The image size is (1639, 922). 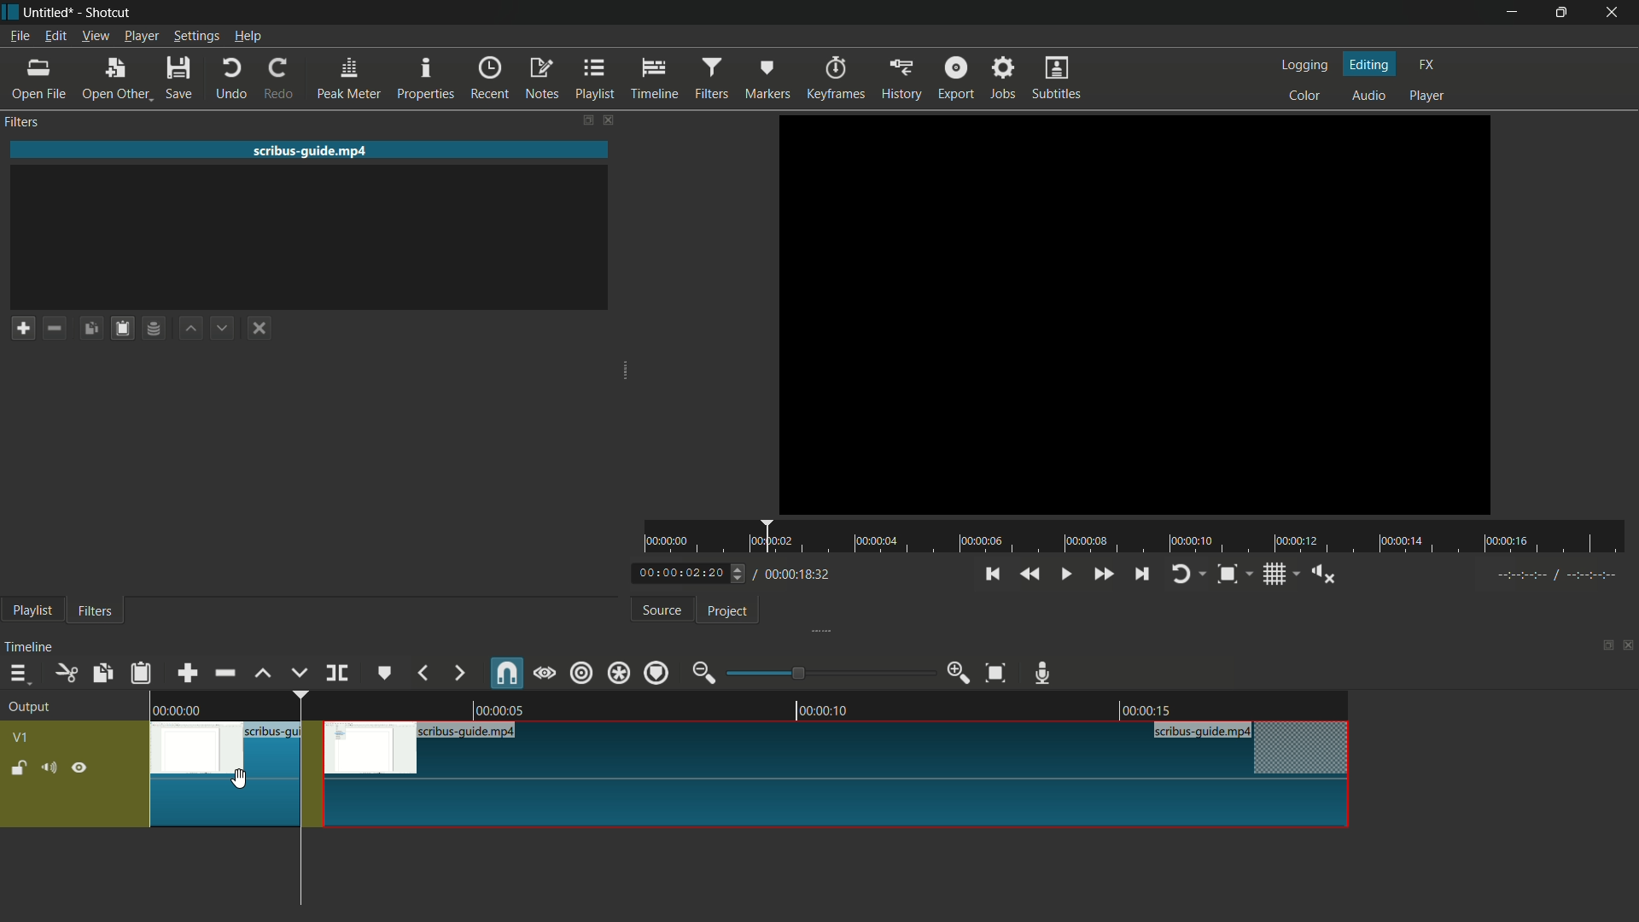 I want to click on ripple delete, so click(x=225, y=673).